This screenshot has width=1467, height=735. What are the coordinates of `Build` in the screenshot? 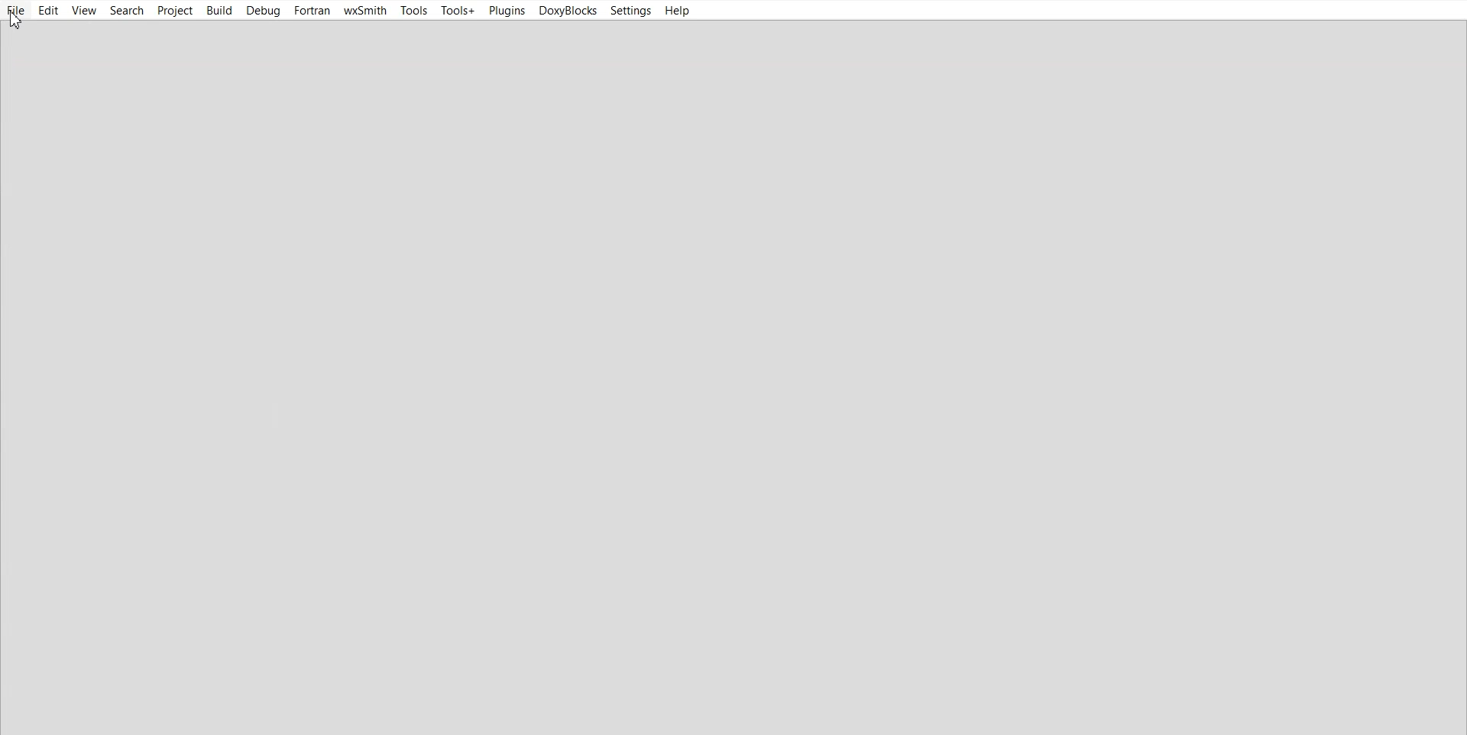 It's located at (219, 10).